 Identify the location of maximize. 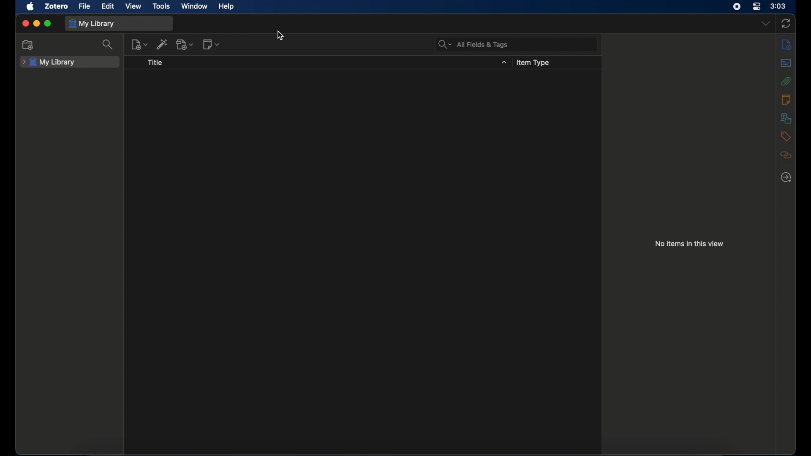
(48, 23).